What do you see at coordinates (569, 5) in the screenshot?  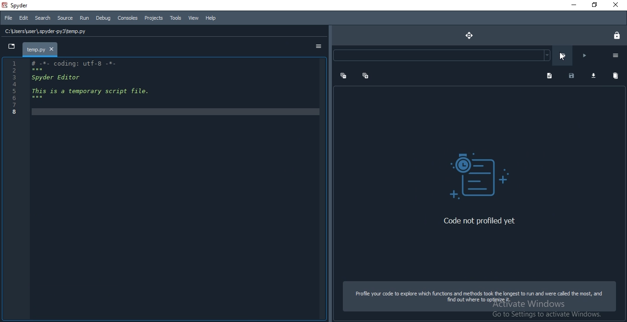 I see `Minimise` at bounding box center [569, 5].